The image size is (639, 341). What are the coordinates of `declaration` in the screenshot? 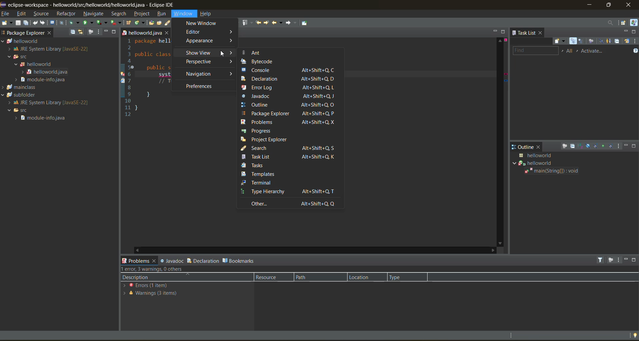 It's located at (205, 260).